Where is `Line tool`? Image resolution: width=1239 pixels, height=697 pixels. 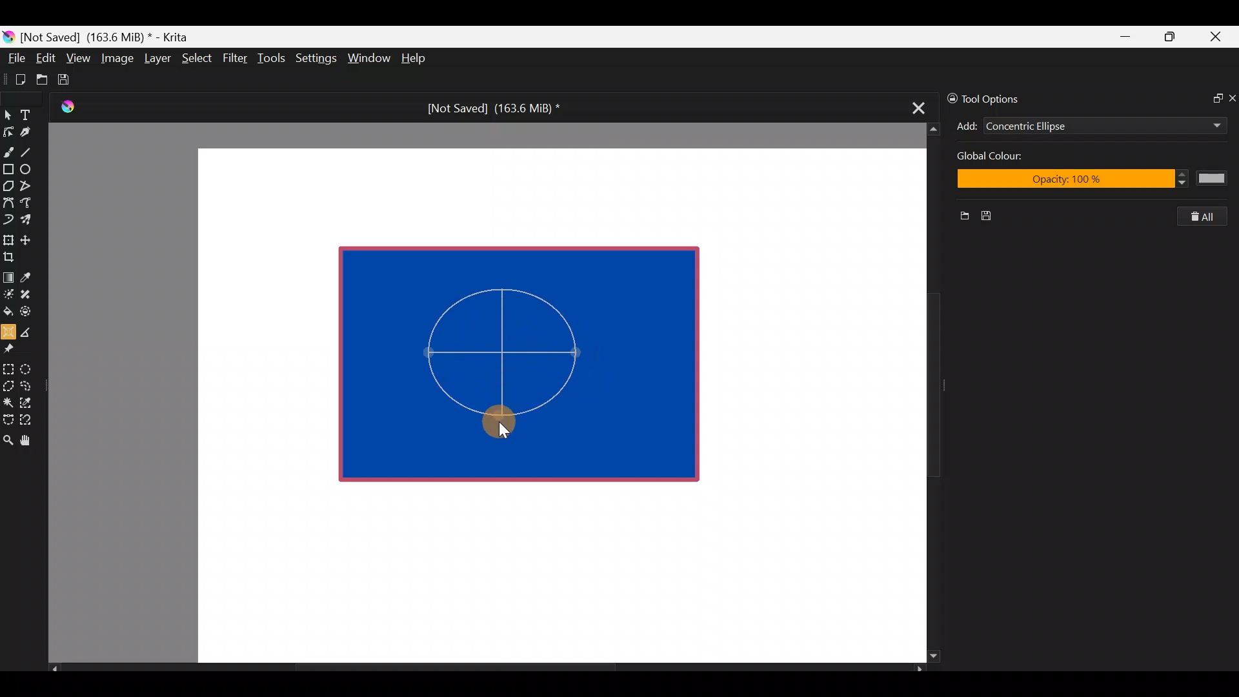 Line tool is located at coordinates (34, 151).